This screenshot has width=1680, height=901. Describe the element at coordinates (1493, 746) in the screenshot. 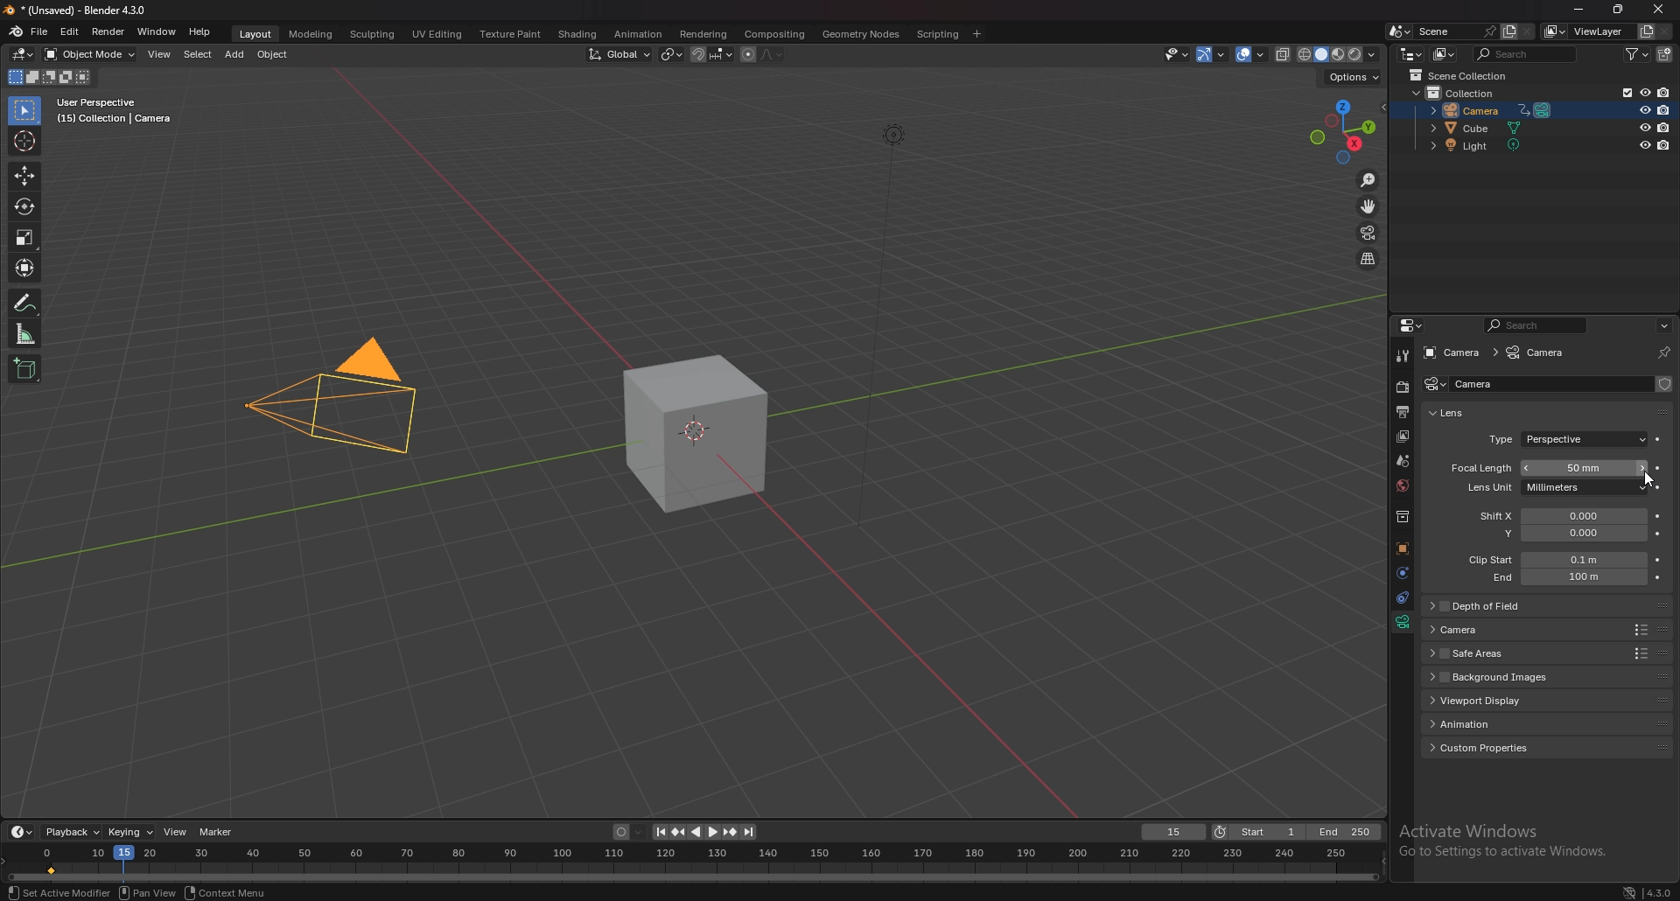

I see `custom properties` at that location.